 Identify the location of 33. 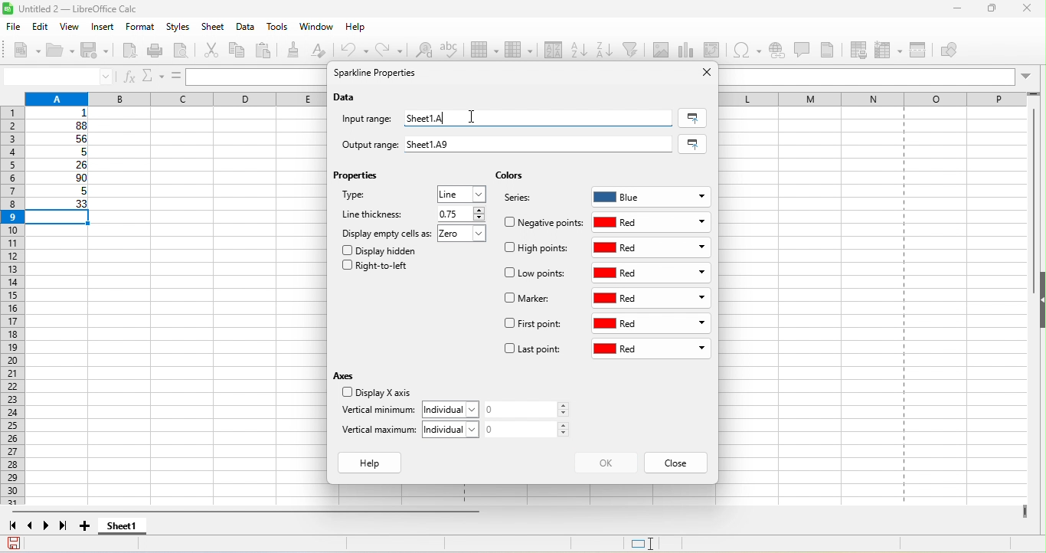
(60, 205).